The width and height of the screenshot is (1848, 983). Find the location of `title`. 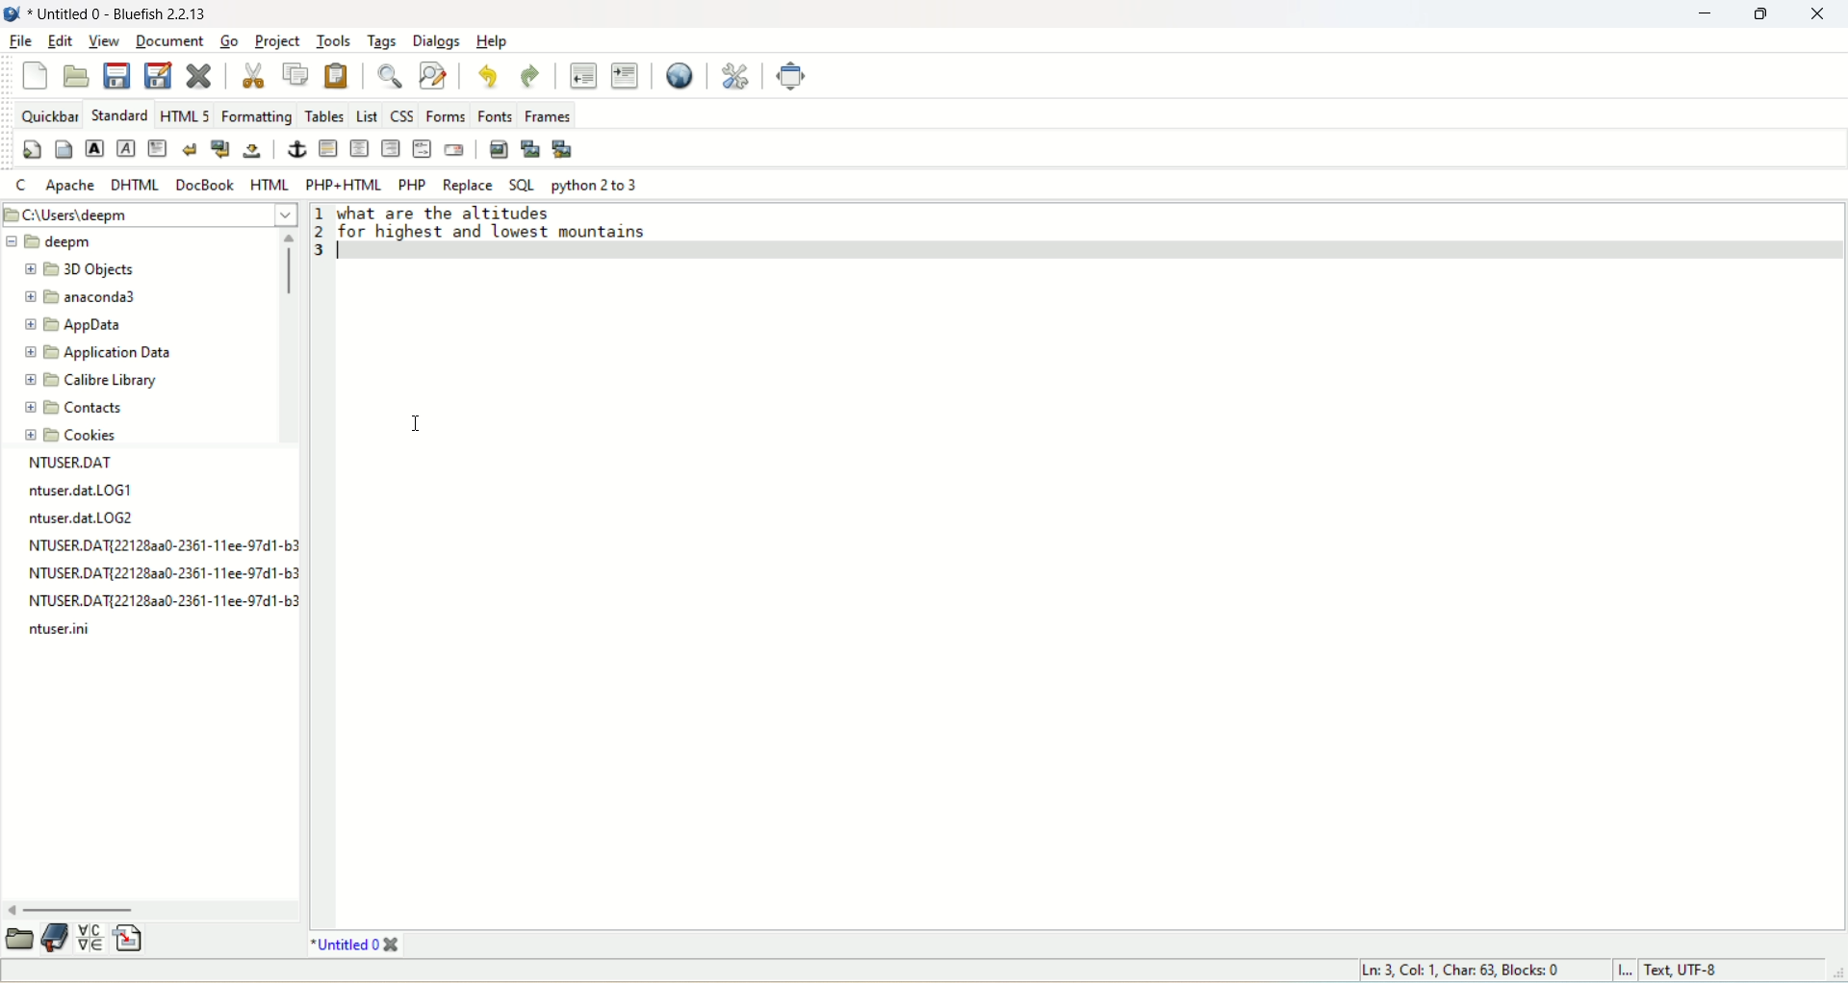

title is located at coordinates (353, 945).